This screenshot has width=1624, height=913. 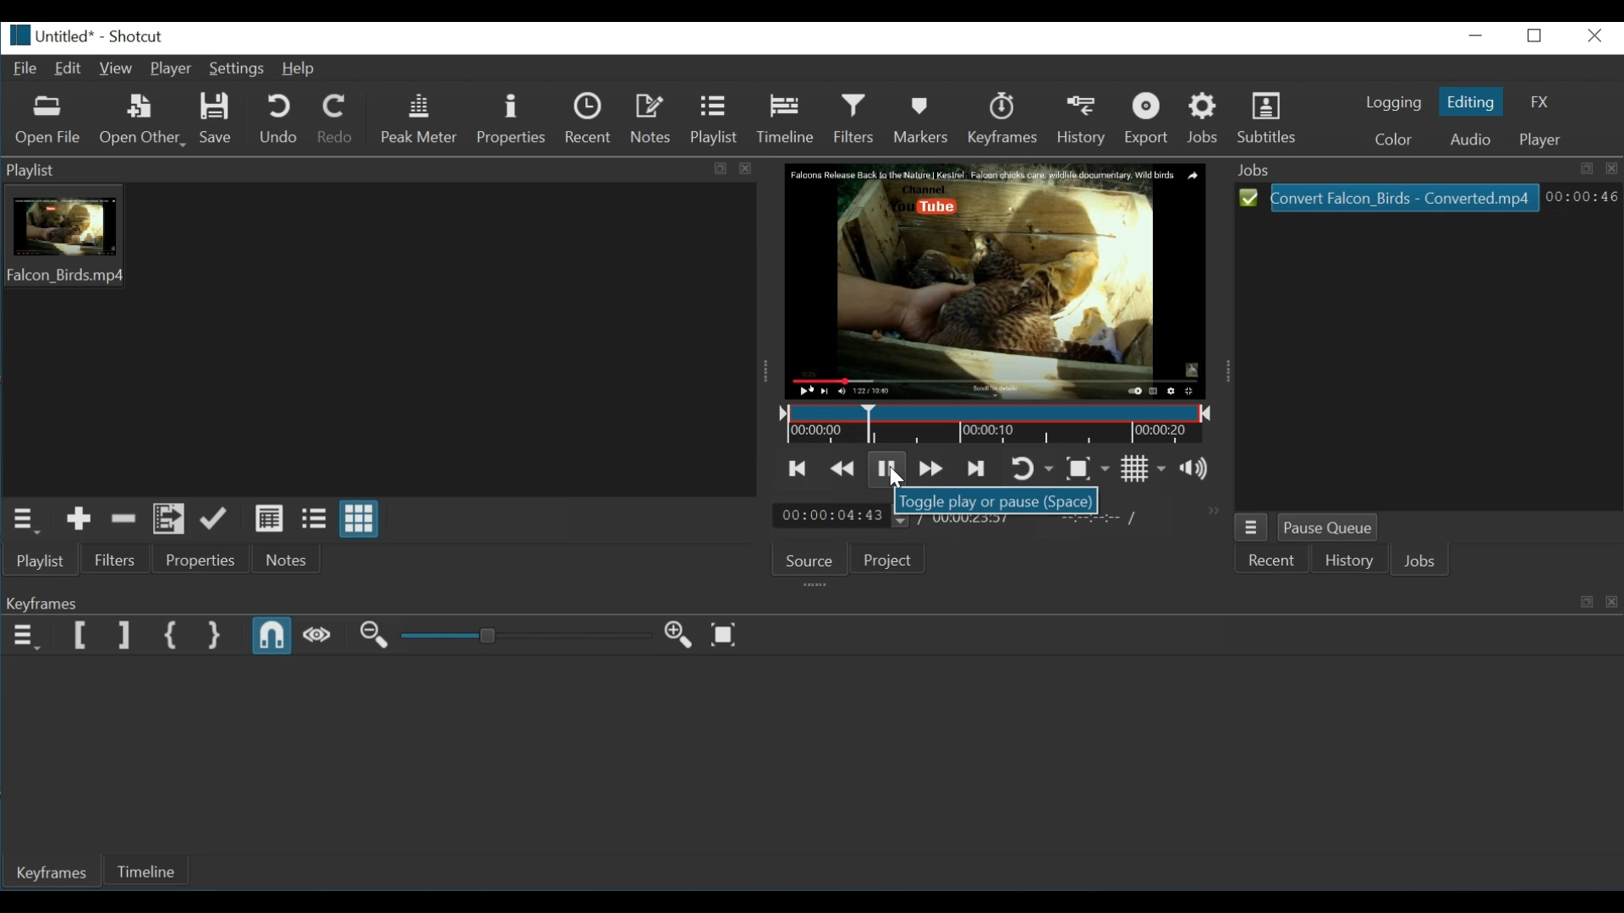 What do you see at coordinates (811, 560) in the screenshot?
I see `Source` at bounding box center [811, 560].